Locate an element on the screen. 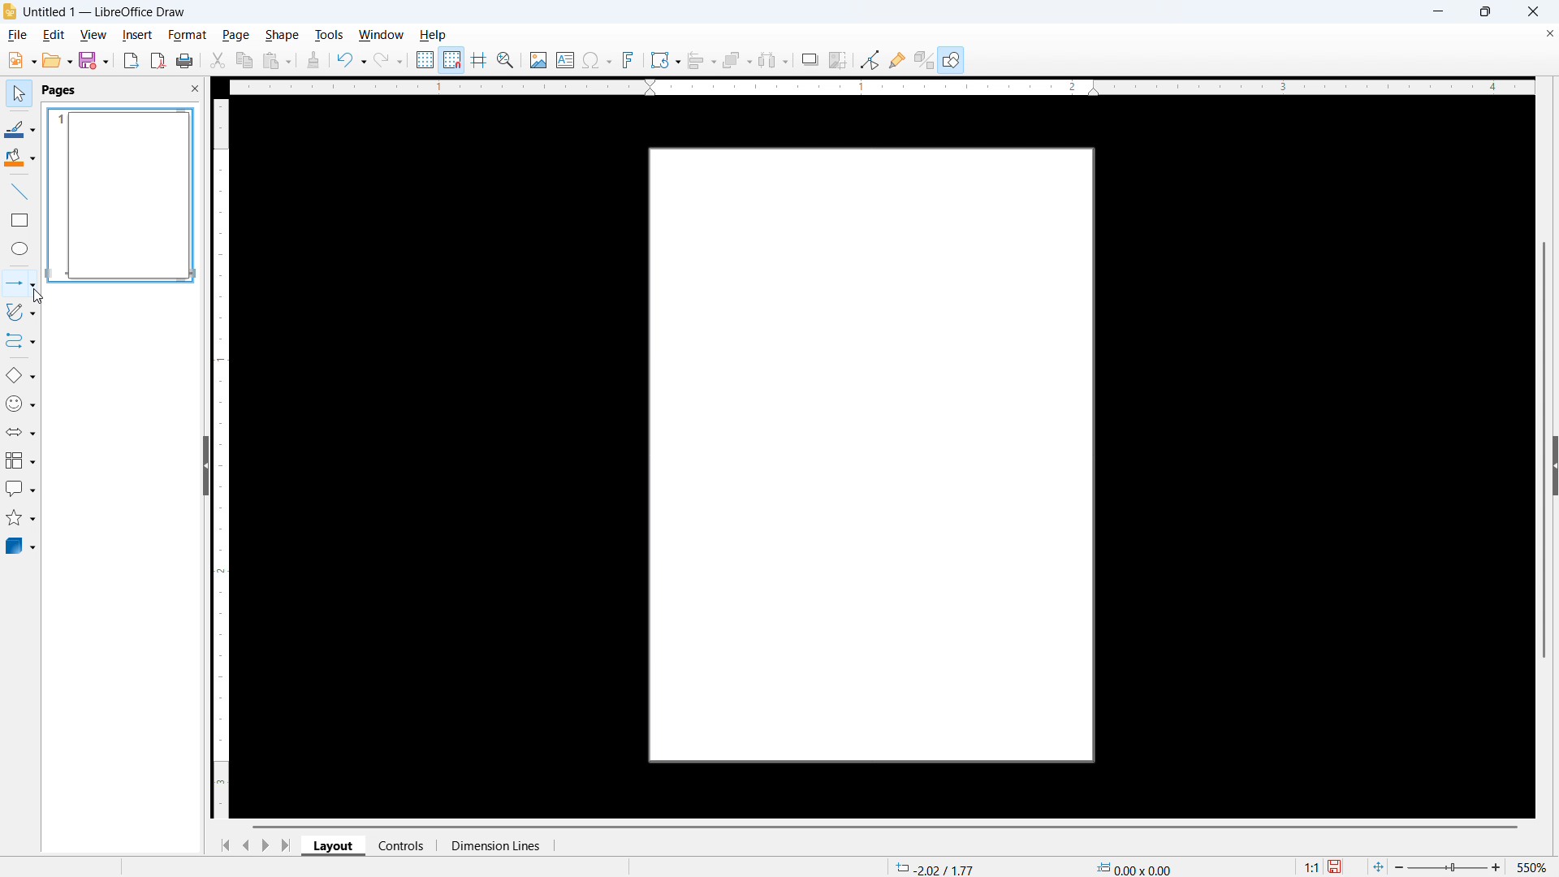  Tools  is located at coordinates (329, 35).